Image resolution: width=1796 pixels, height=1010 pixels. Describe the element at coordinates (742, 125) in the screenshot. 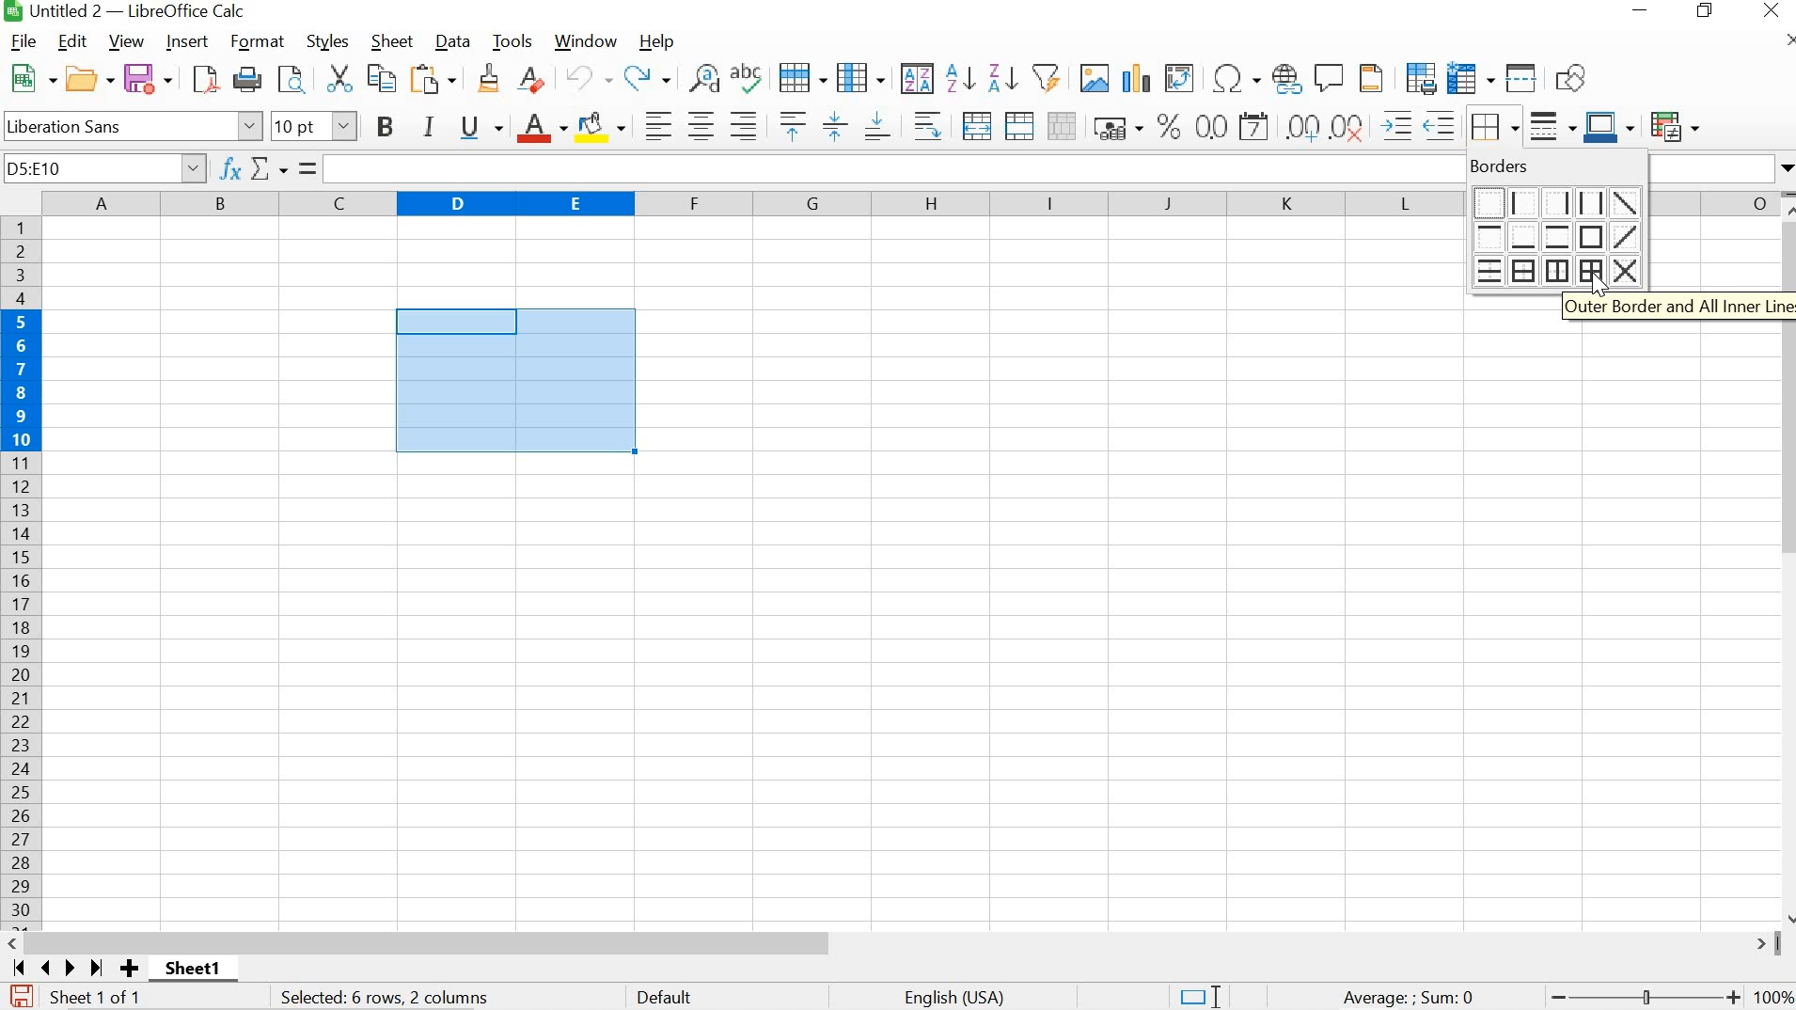

I see `ALIGN RIGHT` at that location.